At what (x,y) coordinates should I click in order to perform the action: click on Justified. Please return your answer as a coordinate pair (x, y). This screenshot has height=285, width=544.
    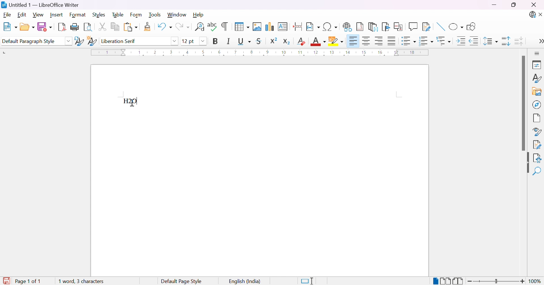
    Looking at the image, I should click on (392, 40).